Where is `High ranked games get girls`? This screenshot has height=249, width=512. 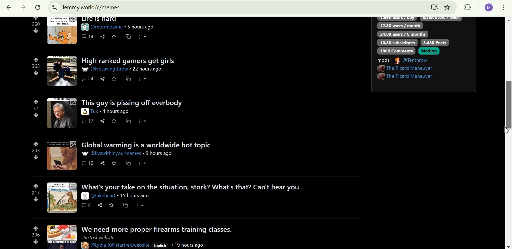
High ranked games get girls is located at coordinates (131, 61).